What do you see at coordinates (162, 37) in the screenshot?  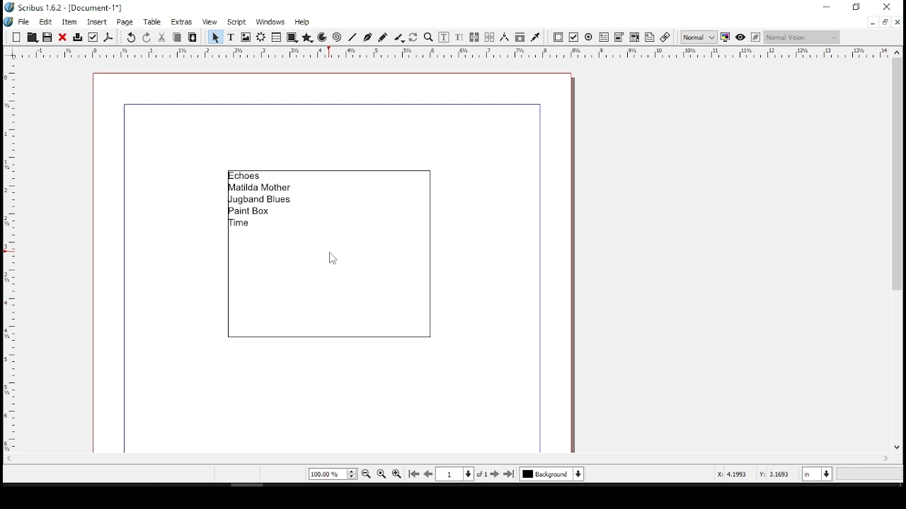 I see `cut` at bounding box center [162, 37].